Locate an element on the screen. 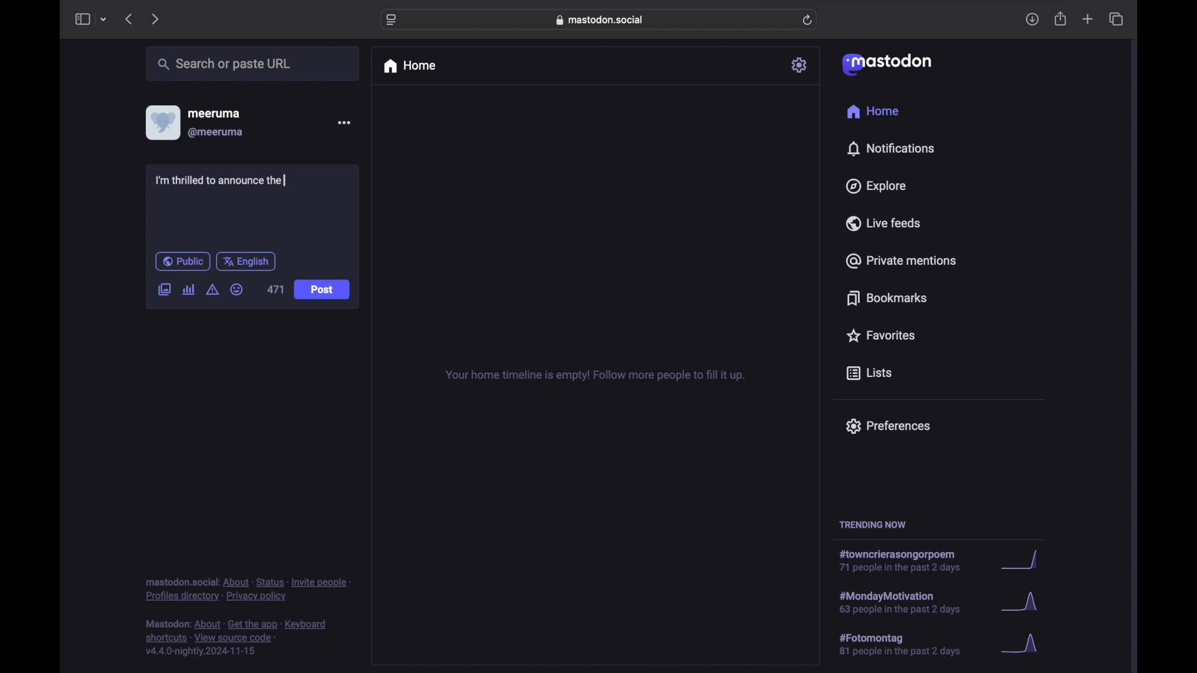 The image size is (1197, 673). post is located at coordinates (322, 290).